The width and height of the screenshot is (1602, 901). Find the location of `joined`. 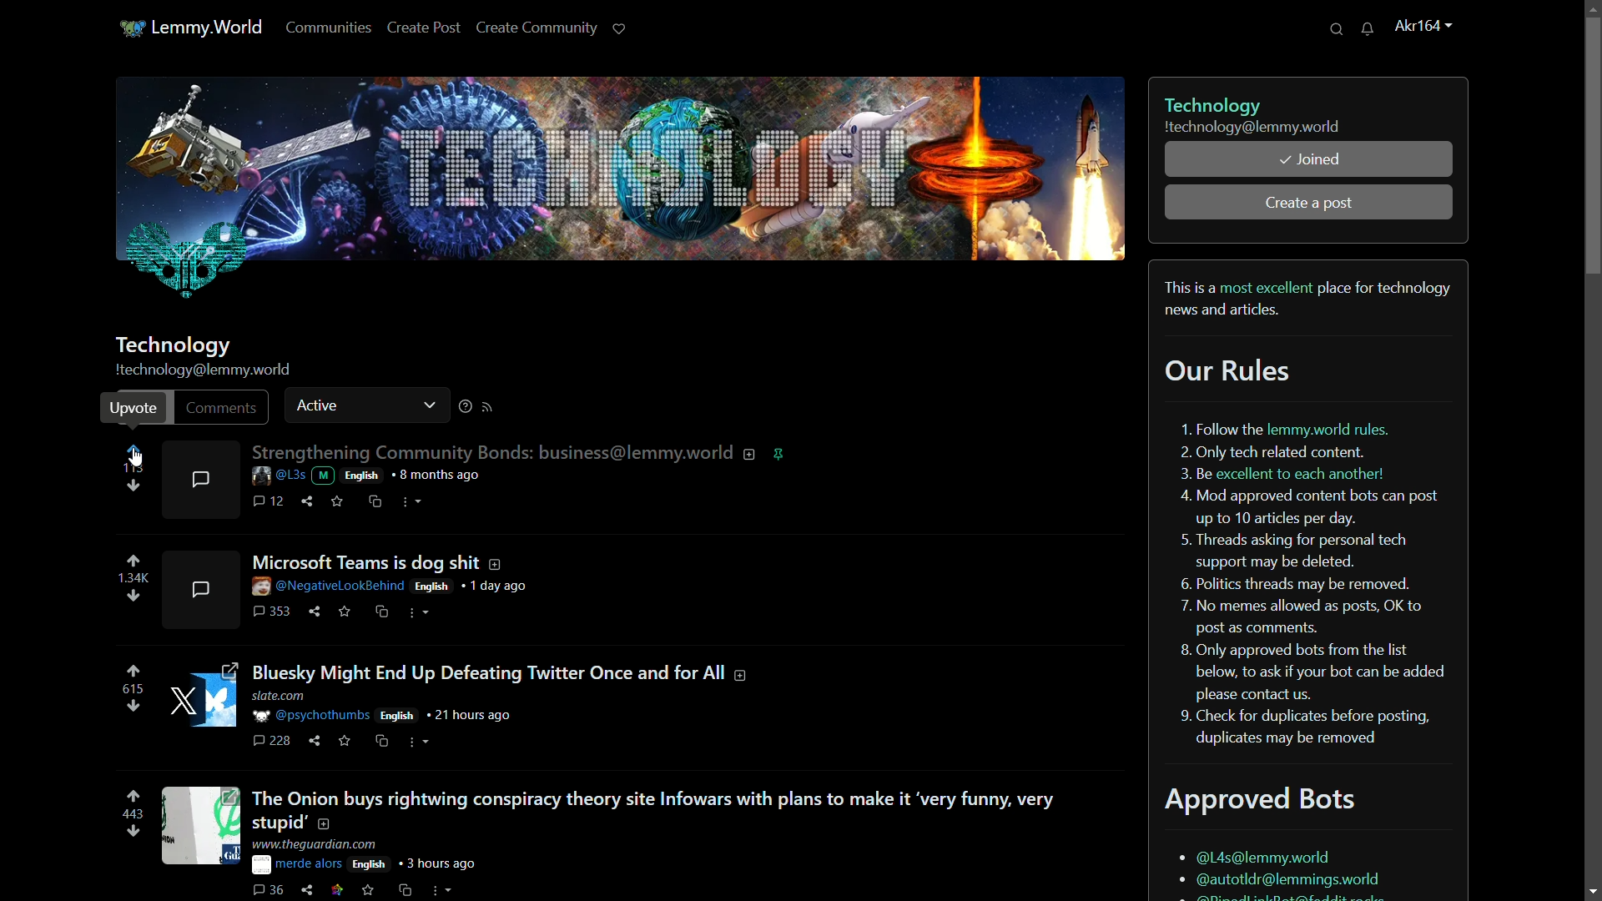

joined is located at coordinates (1307, 160).